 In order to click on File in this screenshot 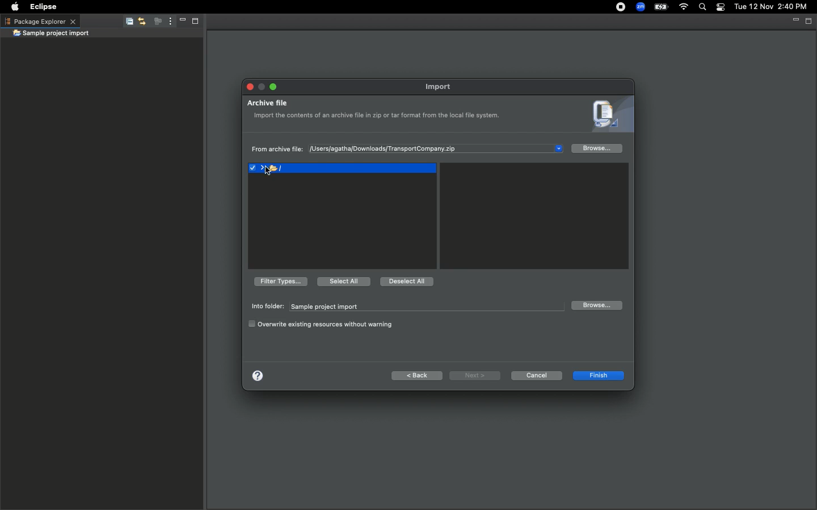, I will do `click(342, 169)`.